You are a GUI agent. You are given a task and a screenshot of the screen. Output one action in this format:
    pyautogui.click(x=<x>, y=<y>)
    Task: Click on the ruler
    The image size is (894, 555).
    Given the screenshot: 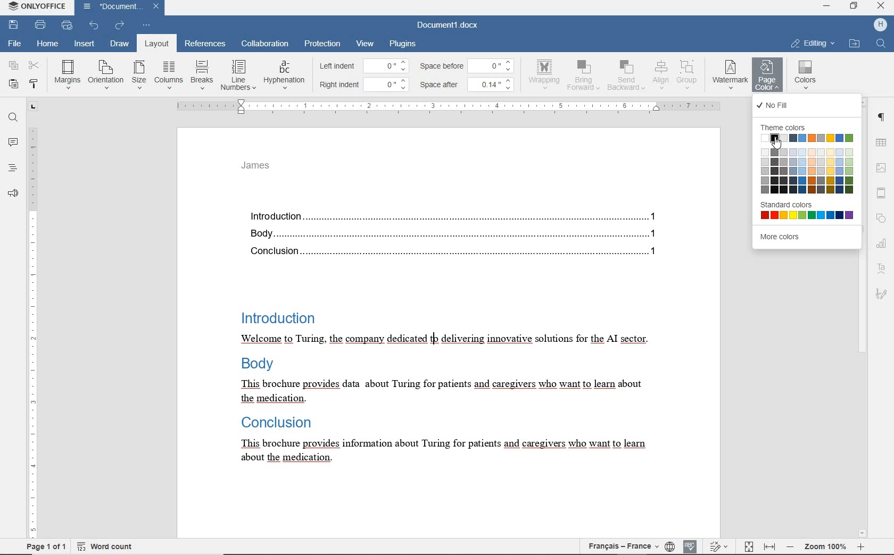 What is the action you would take?
    pyautogui.click(x=34, y=319)
    